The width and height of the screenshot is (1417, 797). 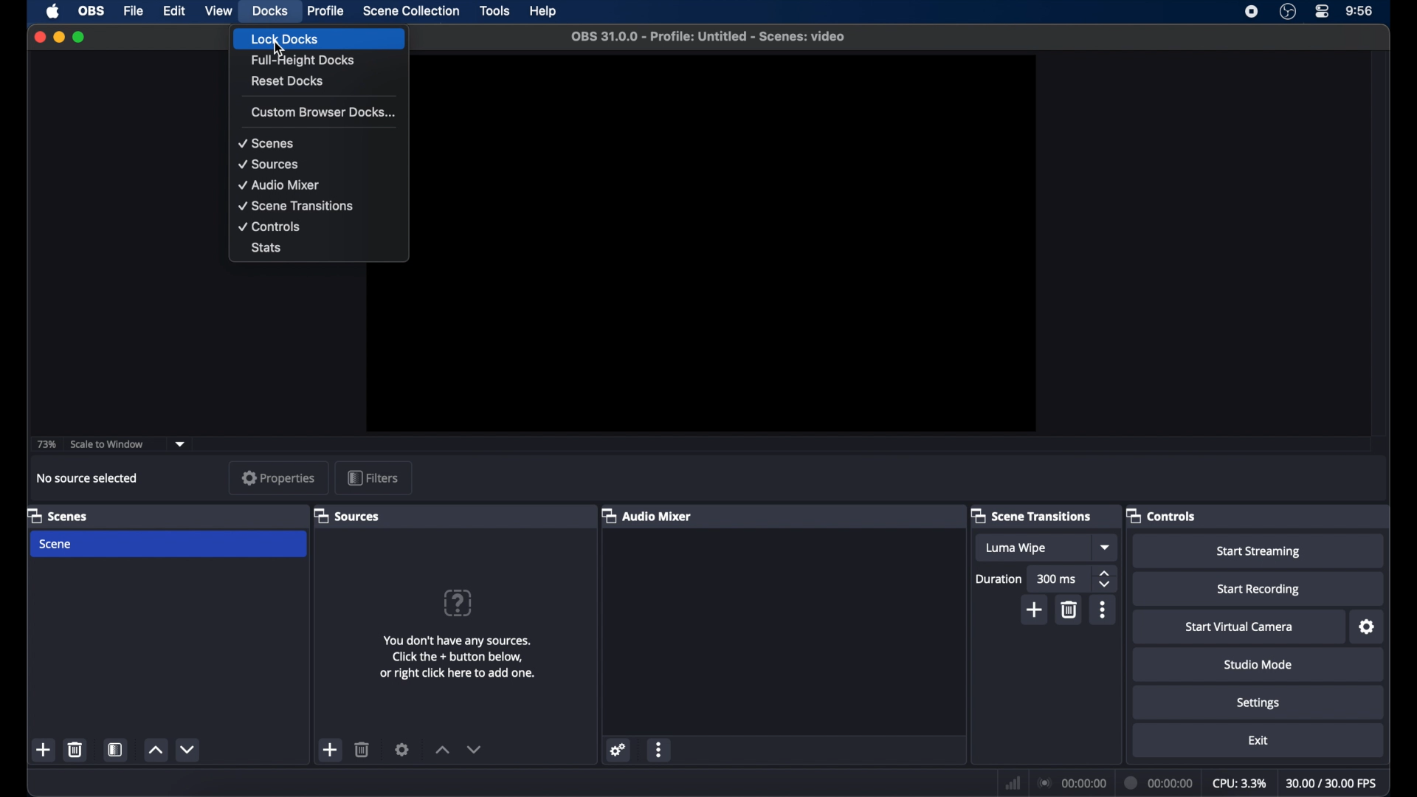 I want to click on duration, so click(x=999, y=579).